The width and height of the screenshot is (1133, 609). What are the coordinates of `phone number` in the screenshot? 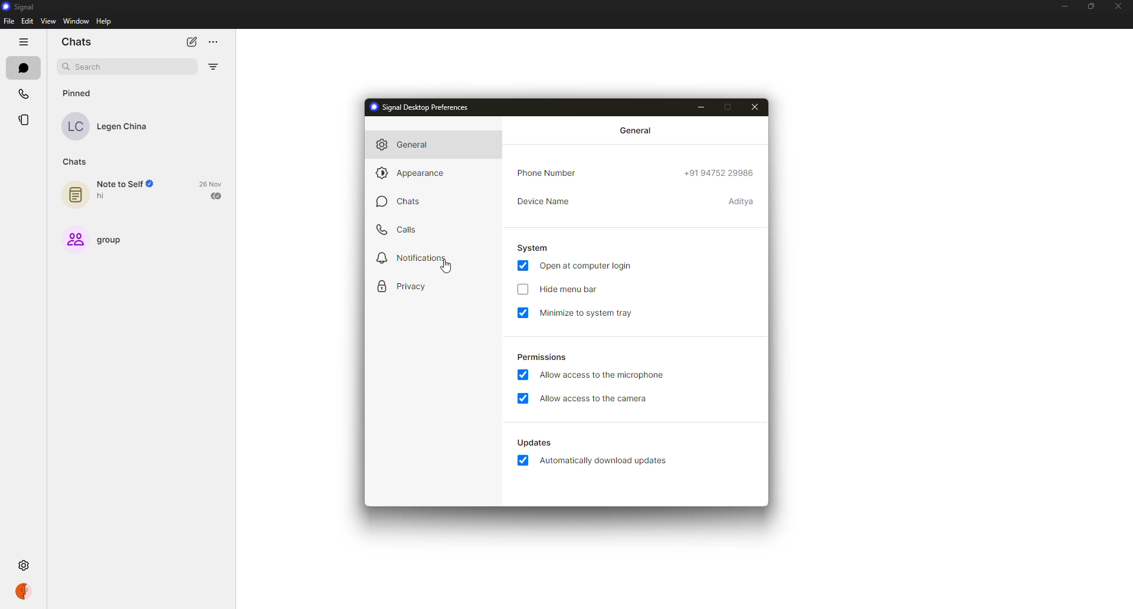 It's located at (551, 173).